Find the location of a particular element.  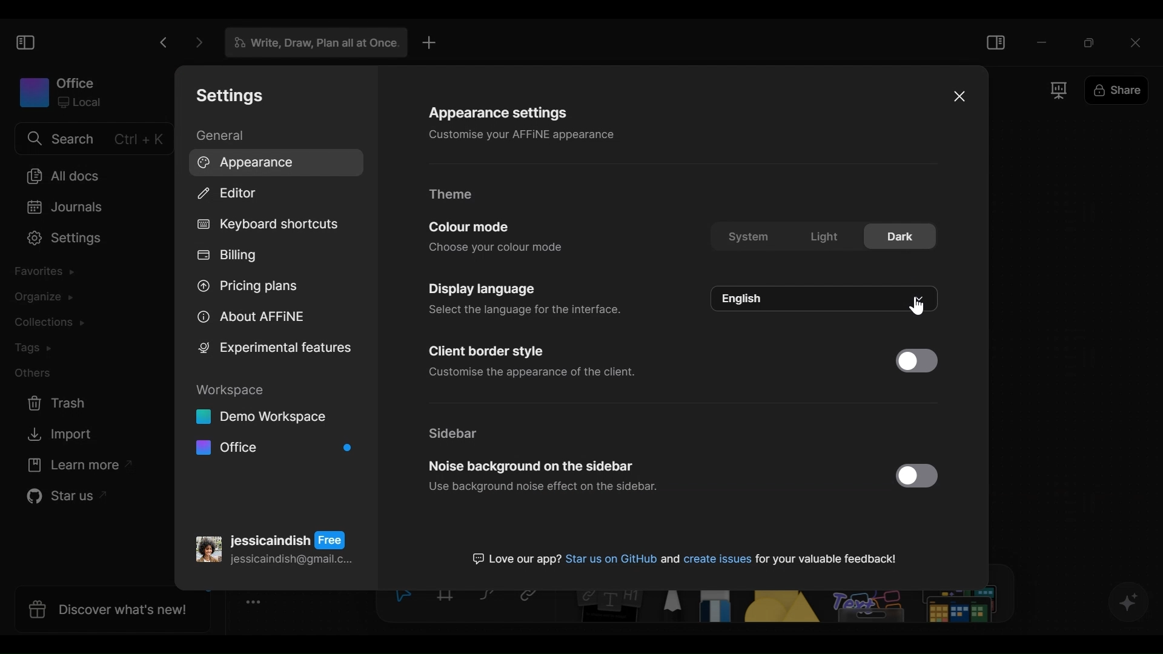

All documents is located at coordinates (62, 176).